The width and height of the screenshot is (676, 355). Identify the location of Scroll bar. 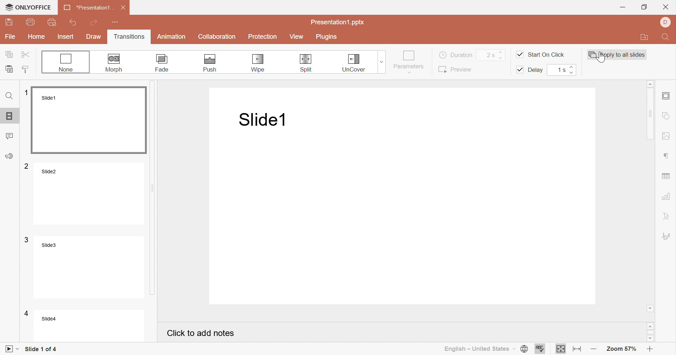
(651, 332).